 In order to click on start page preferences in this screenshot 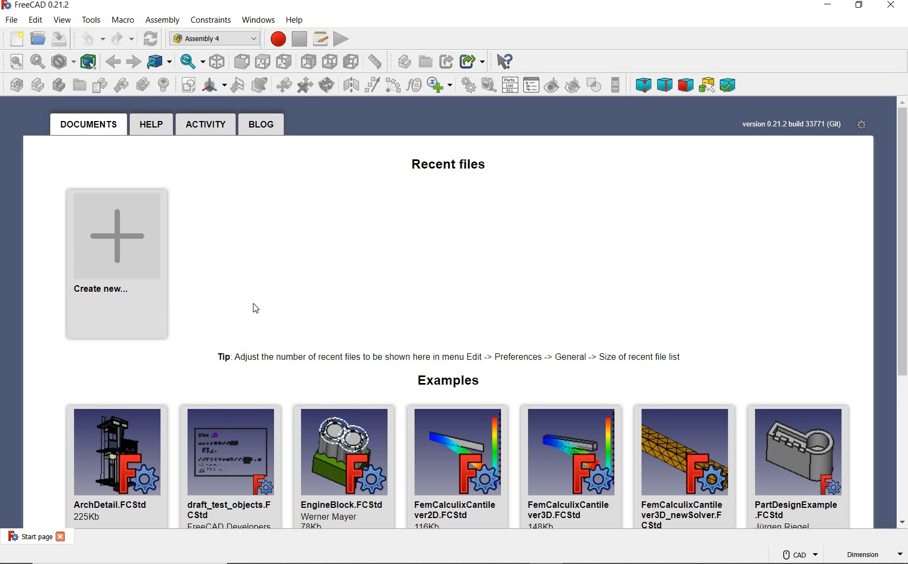, I will do `click(867, 123)`.